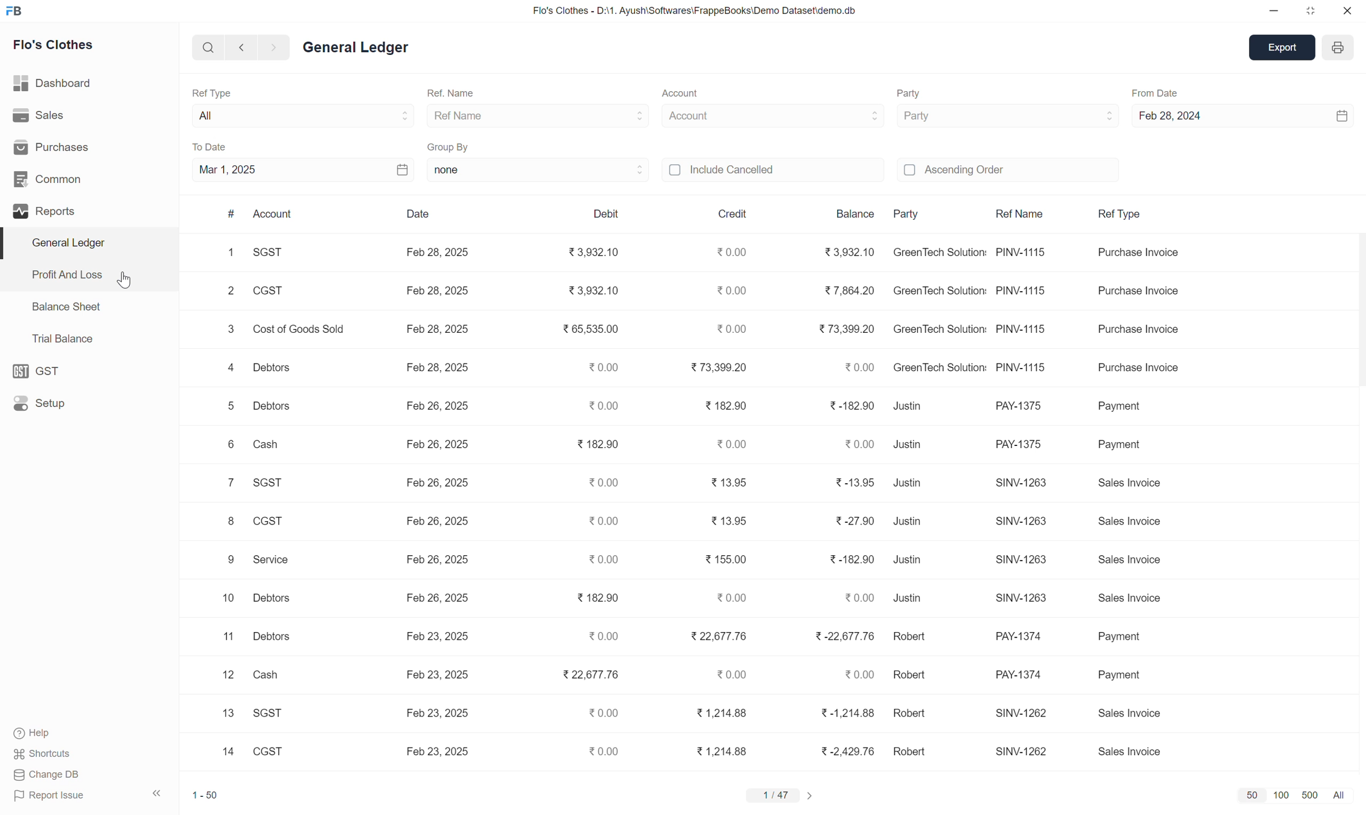  Describe the element at coordinates (1132, 482) in the screenshot. I see `Sales Invoice` at that location.